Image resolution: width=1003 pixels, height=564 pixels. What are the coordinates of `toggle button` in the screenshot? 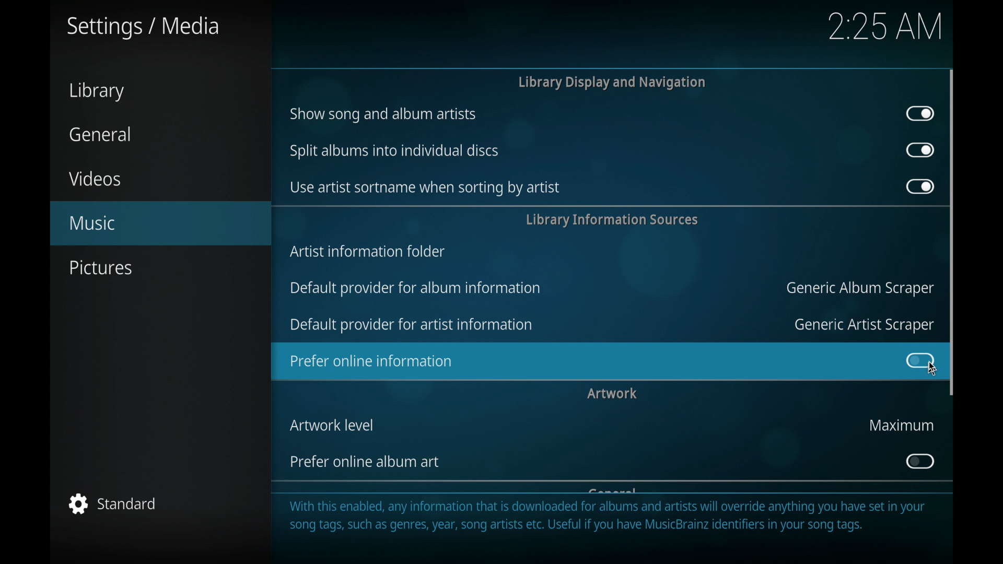 It's located at (919, 461).